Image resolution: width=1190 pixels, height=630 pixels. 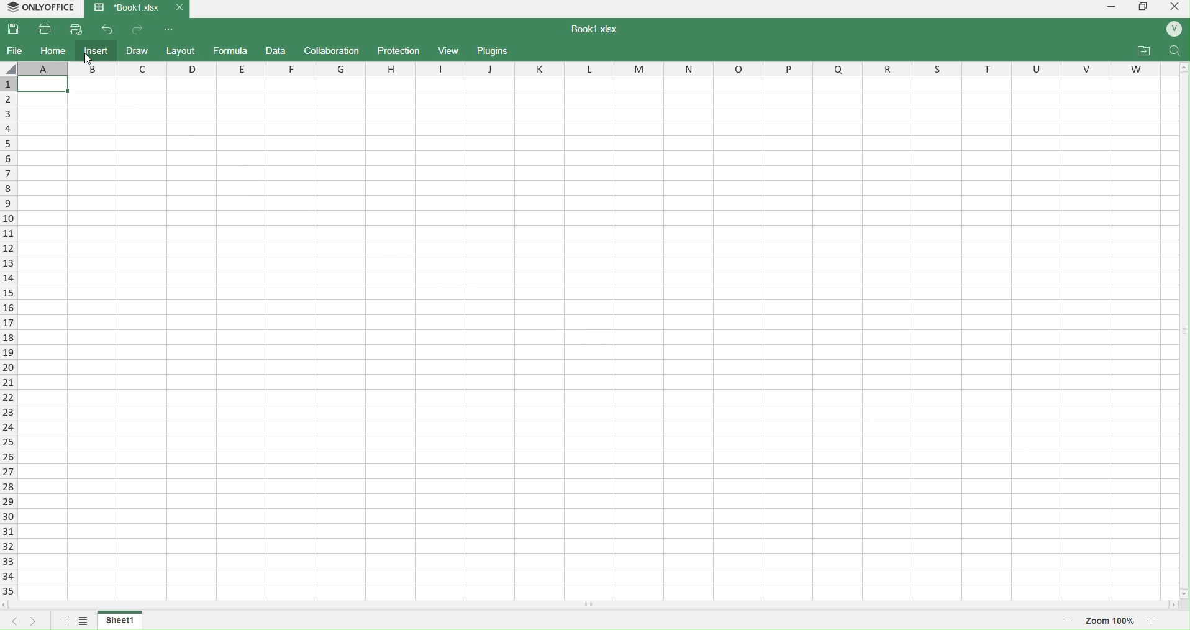 I want to click on close, so click(x=1173, y=9).